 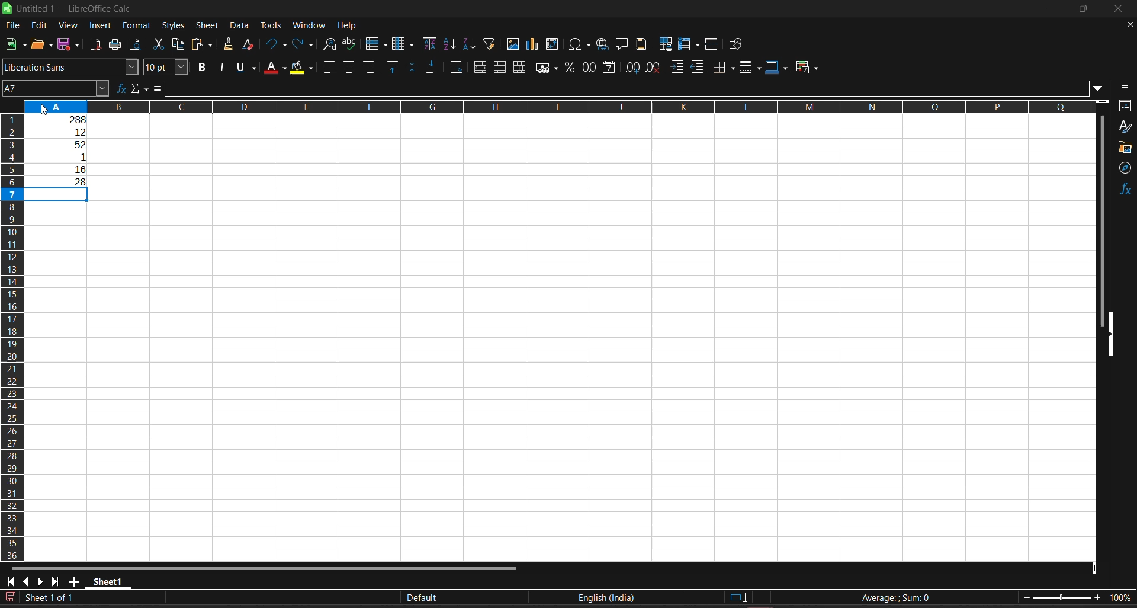 I want to click on undo, so click(x=275, y=46).